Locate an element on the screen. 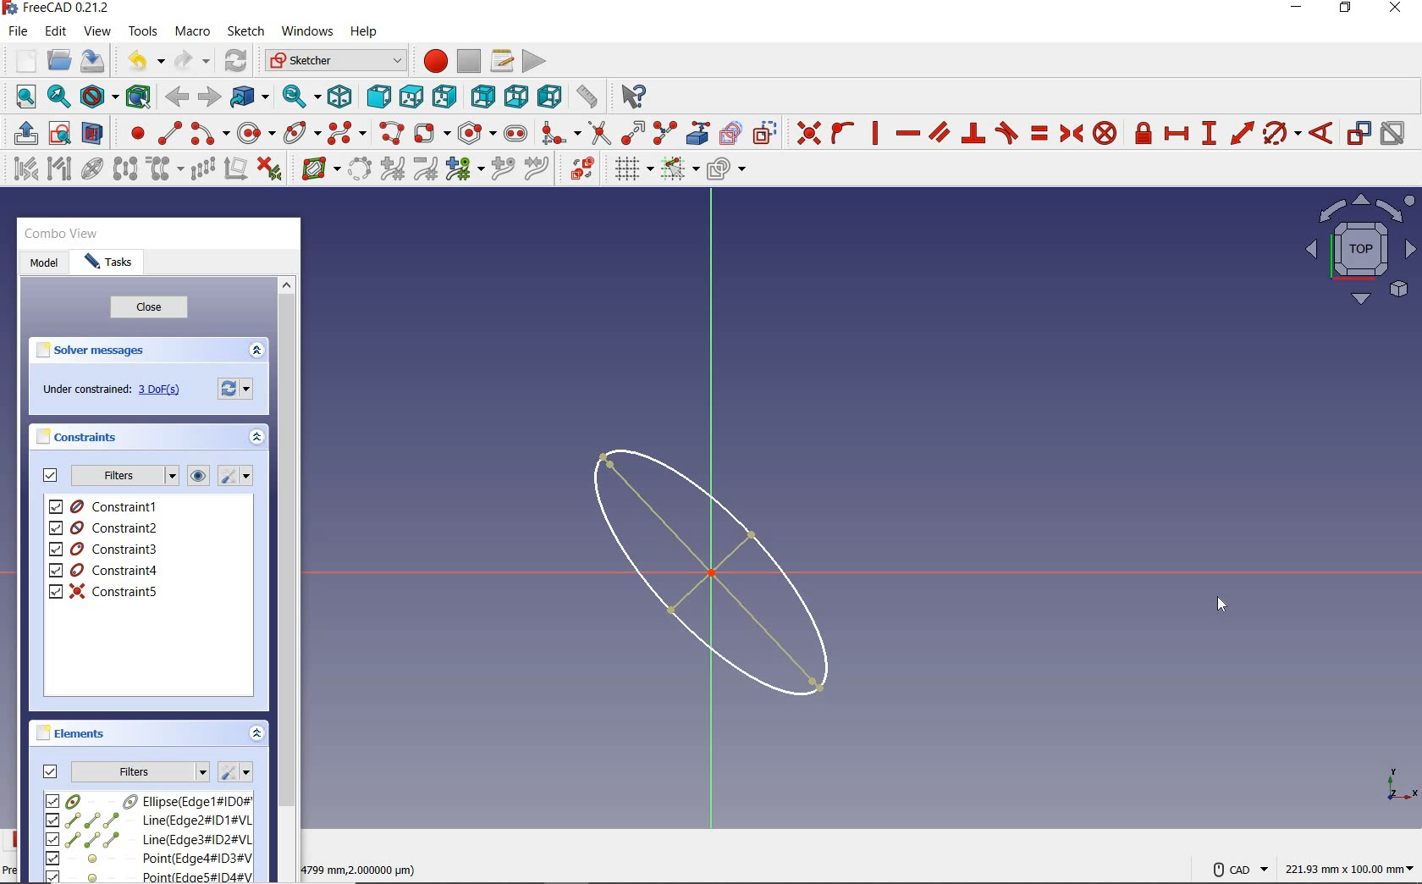  increase B-Spline Degree is located at coordinates (390, 169).